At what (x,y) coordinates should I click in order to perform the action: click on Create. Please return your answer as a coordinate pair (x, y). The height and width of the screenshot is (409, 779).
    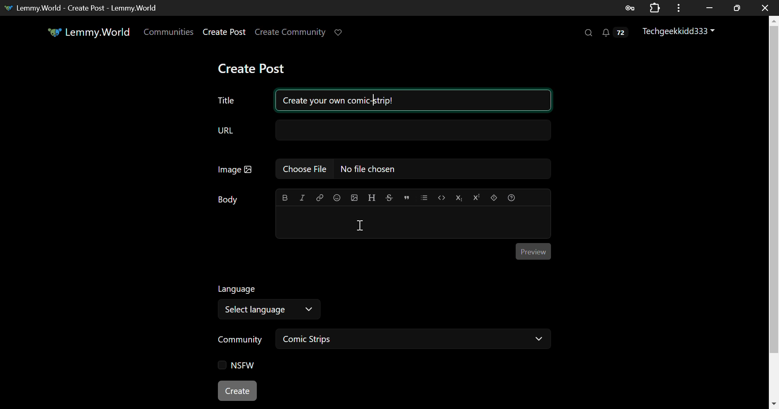
    Looking at the image, I should click on (238, 392).